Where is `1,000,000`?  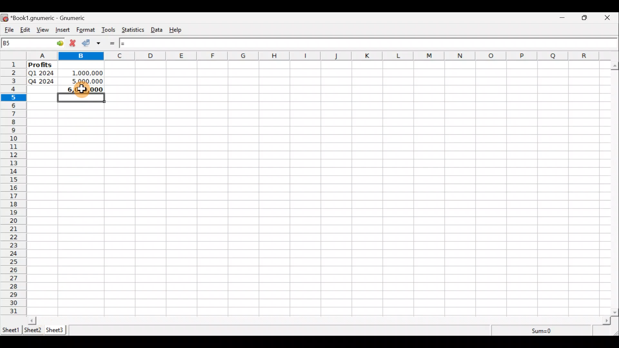 1,000,000 is located at coordinates (84, 72).